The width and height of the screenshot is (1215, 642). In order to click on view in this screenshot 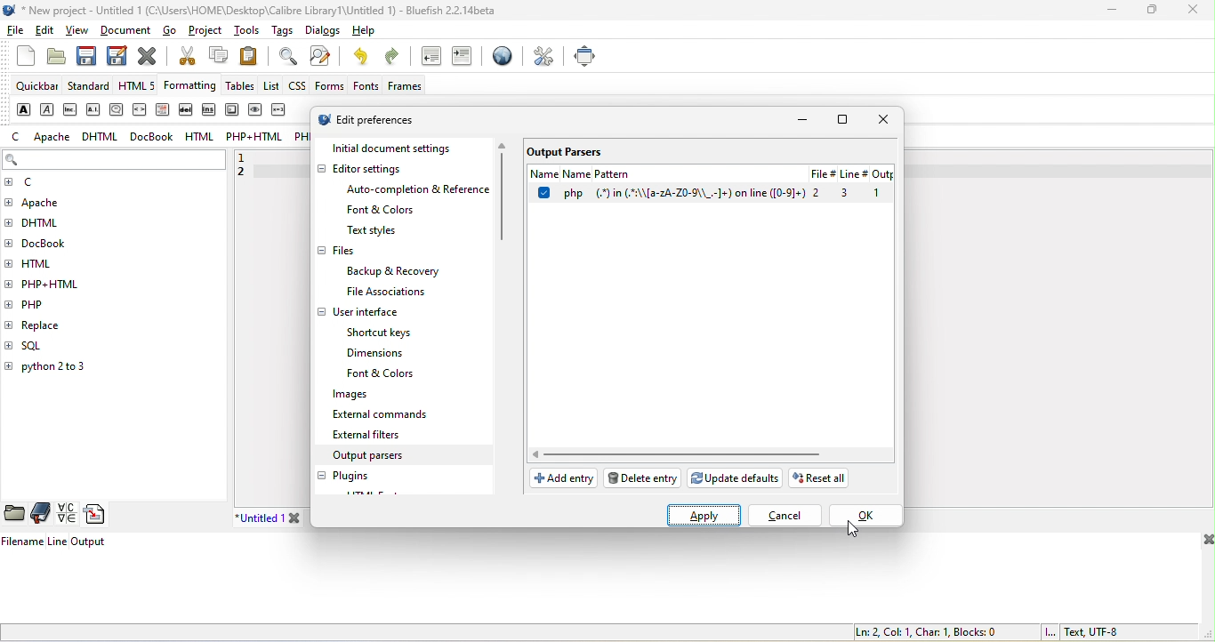, I will do `click(81, 32)`.